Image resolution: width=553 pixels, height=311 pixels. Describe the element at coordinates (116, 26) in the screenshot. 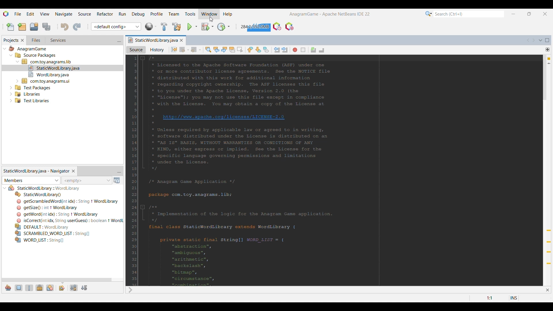

I see `Select project configuration or Customize` at that location.